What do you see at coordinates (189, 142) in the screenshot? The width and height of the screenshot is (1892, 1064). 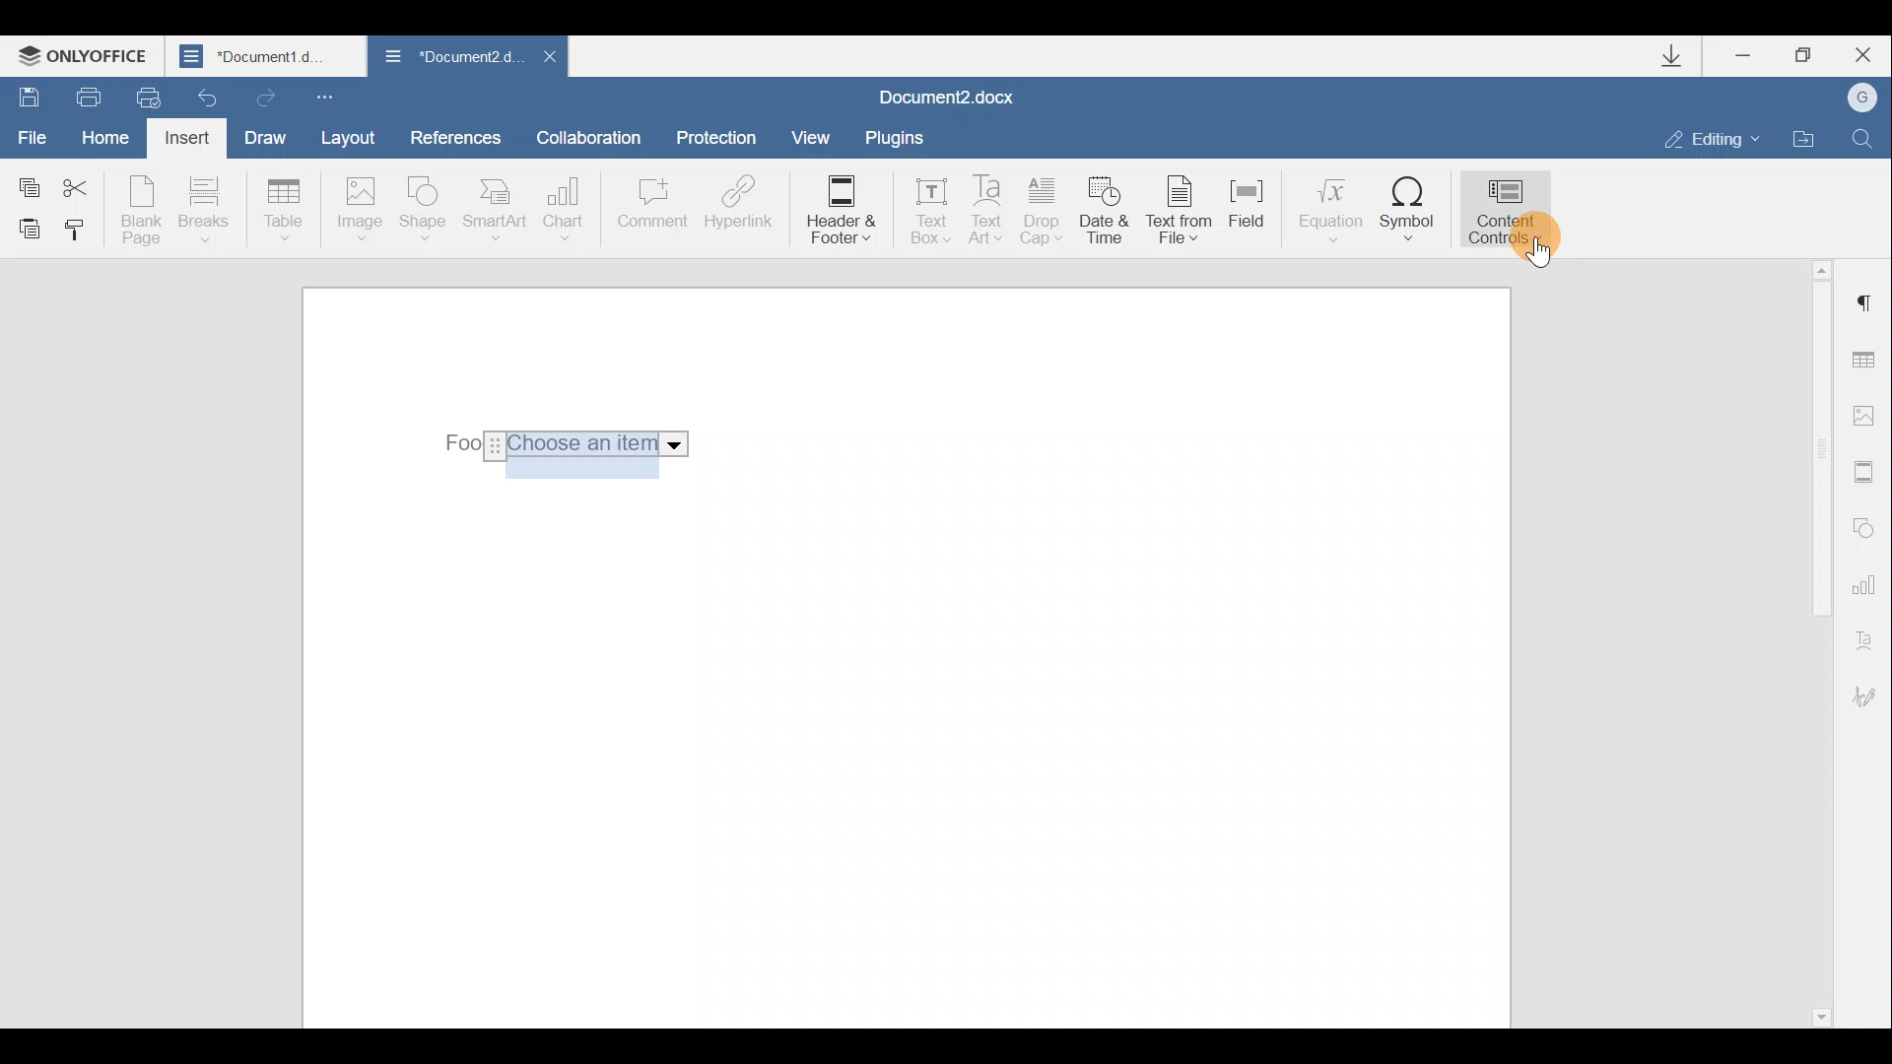 I see `Insert` at bounding box center [189, 142].